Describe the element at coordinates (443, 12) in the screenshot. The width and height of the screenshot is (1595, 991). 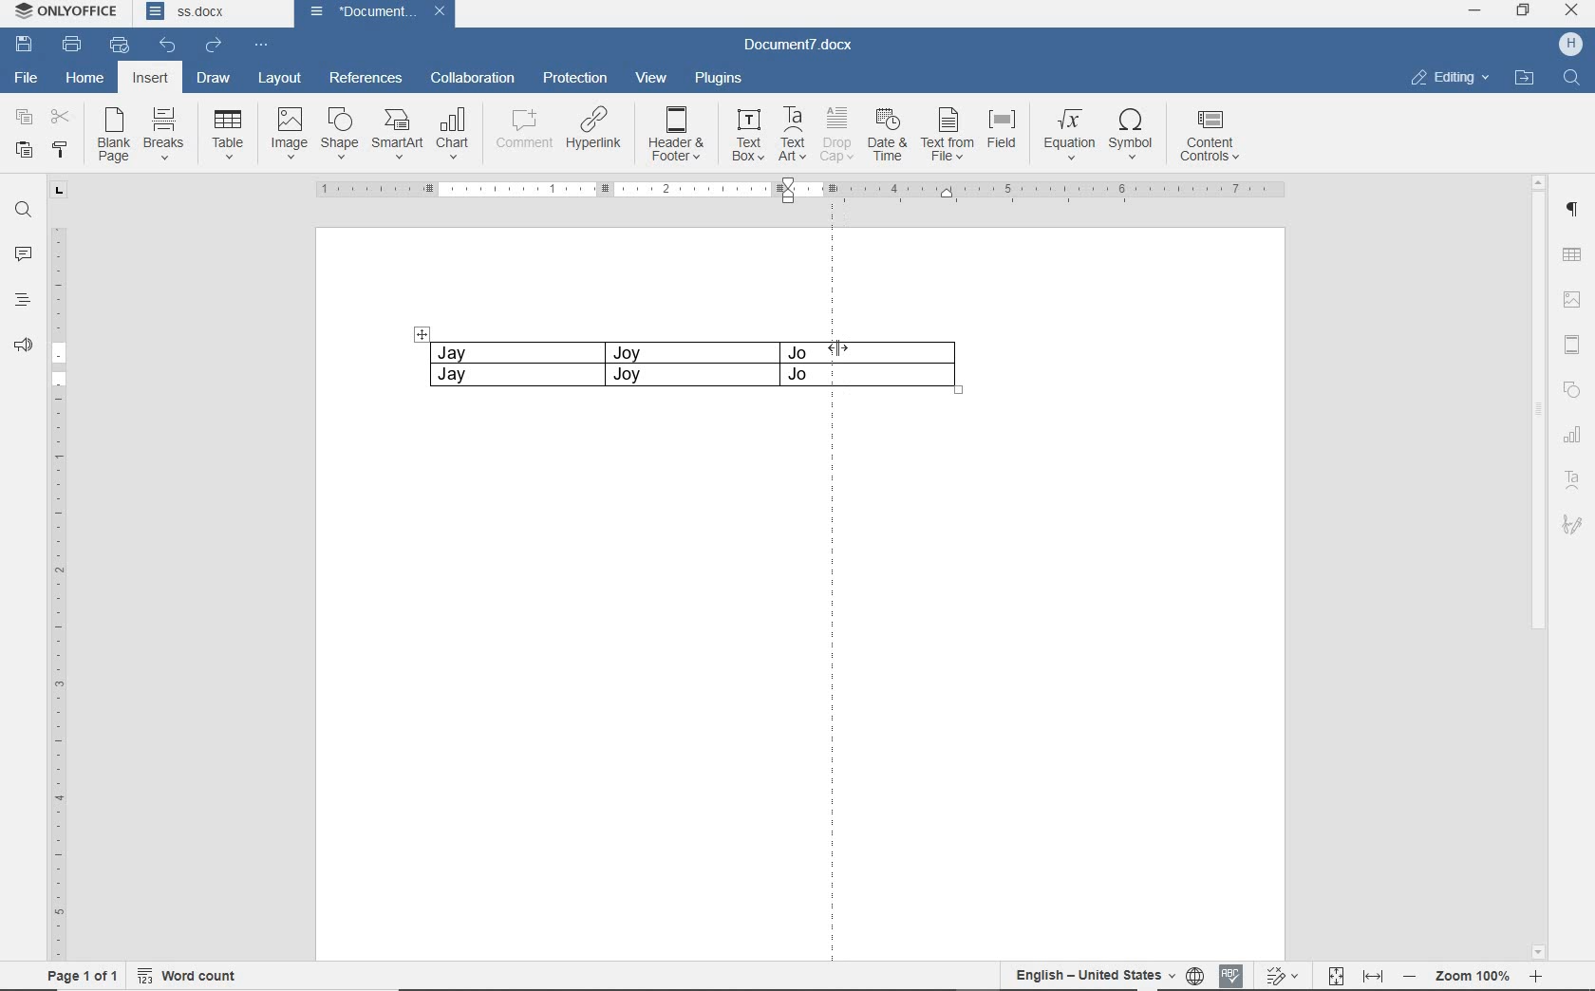
I see `close` at that location.